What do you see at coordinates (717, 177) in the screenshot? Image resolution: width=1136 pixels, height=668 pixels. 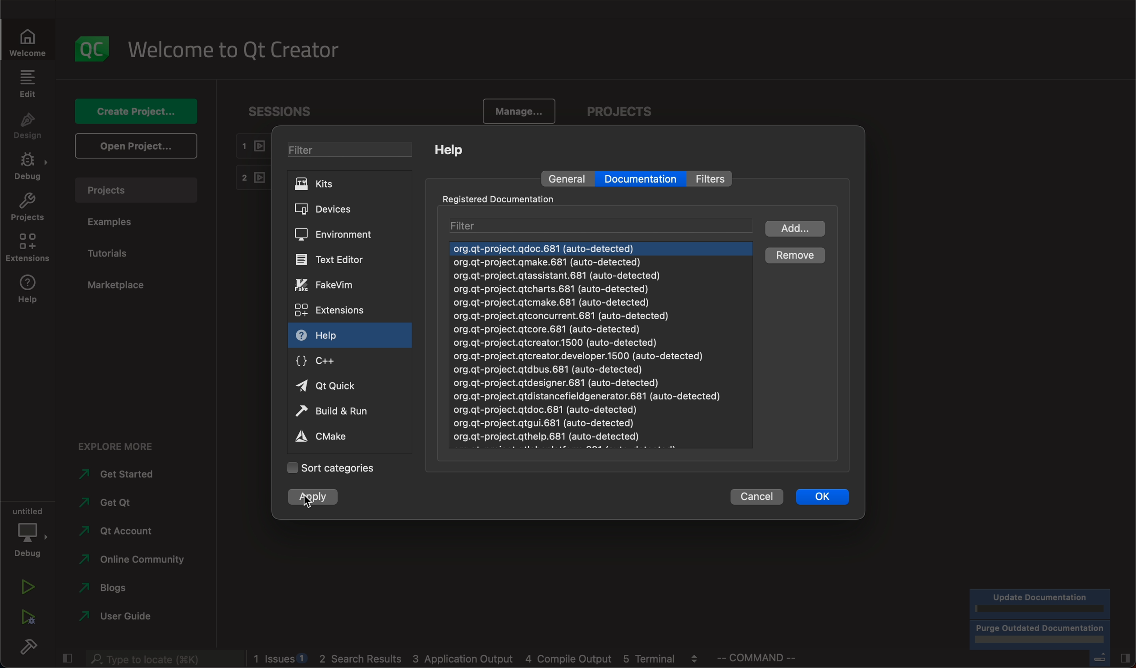 I see `filter` at bounding box center [717, 177].